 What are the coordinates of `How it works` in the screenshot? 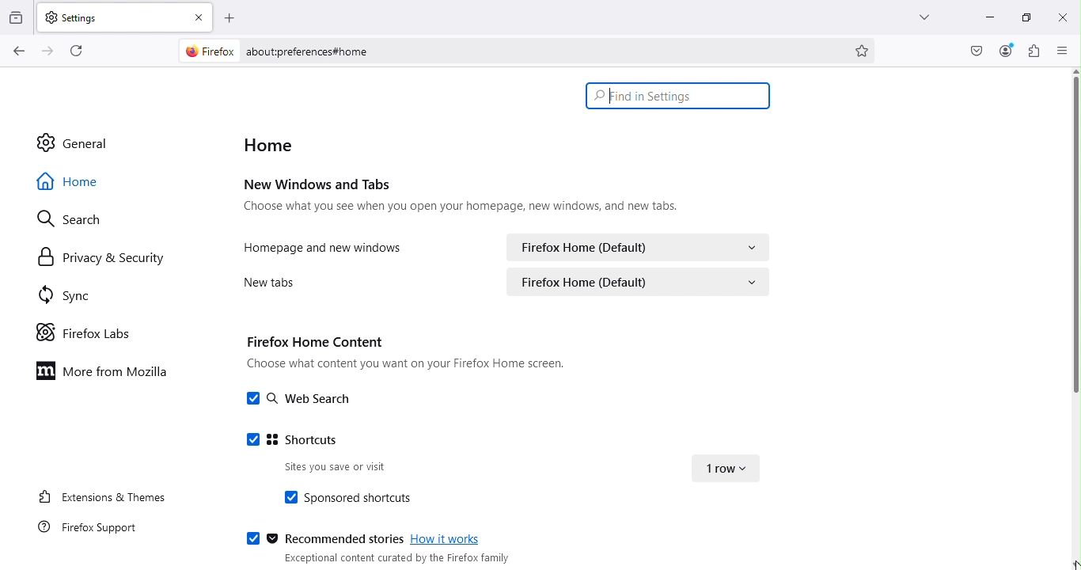 It's located at (449, 538).